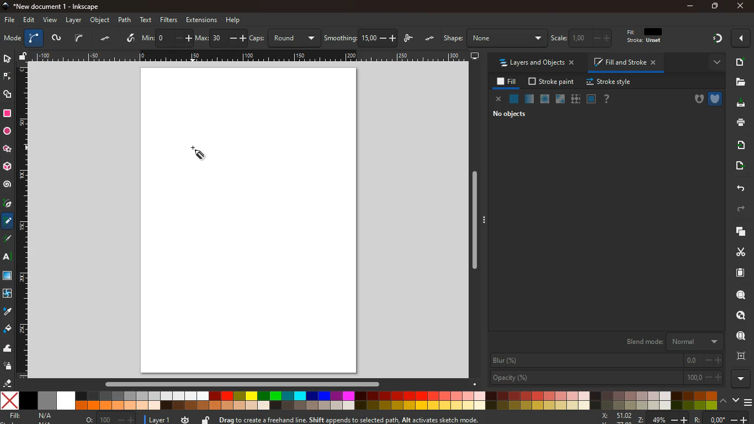 This screenshot has height=424, width=754. I want to click on edit, so click(585, 38).